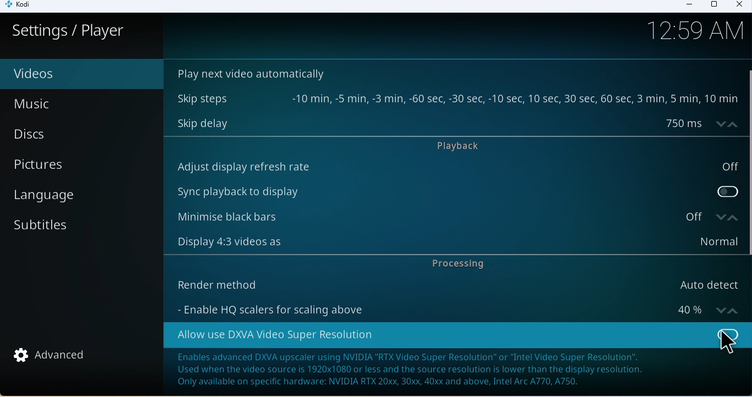 Image resolution: width=752 pixels, height=397 pixels. I want to click on Video, so click(63, 74).